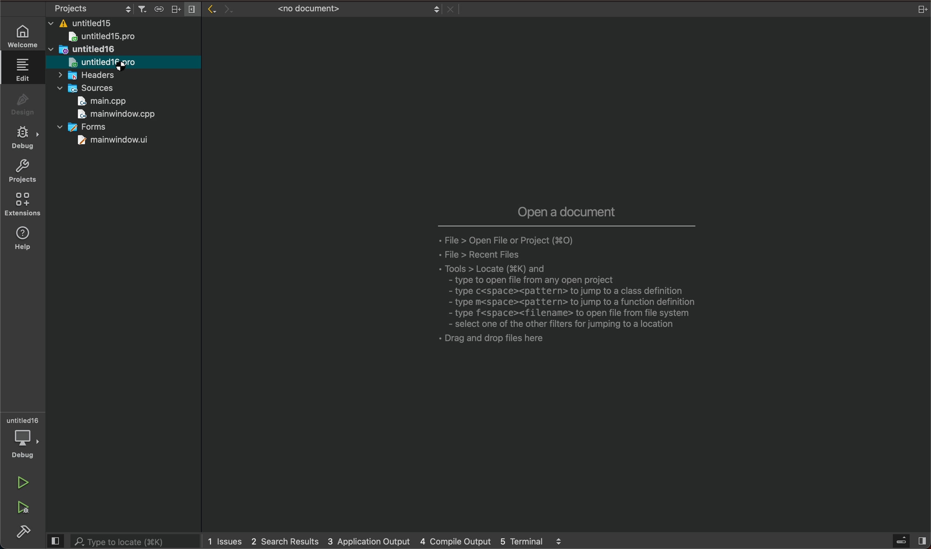  What do you see at coordinates (105, 63) in the screenshot?
I see `untitledpro` at bounding box center [105, 63].